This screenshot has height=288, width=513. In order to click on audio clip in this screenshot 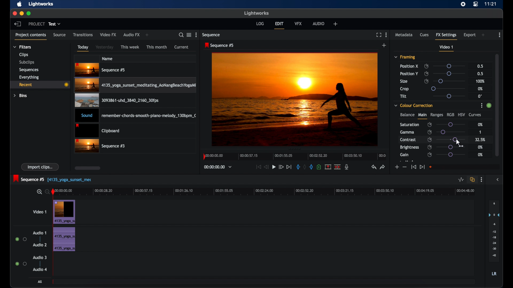, I will do `click(64, 240)`.